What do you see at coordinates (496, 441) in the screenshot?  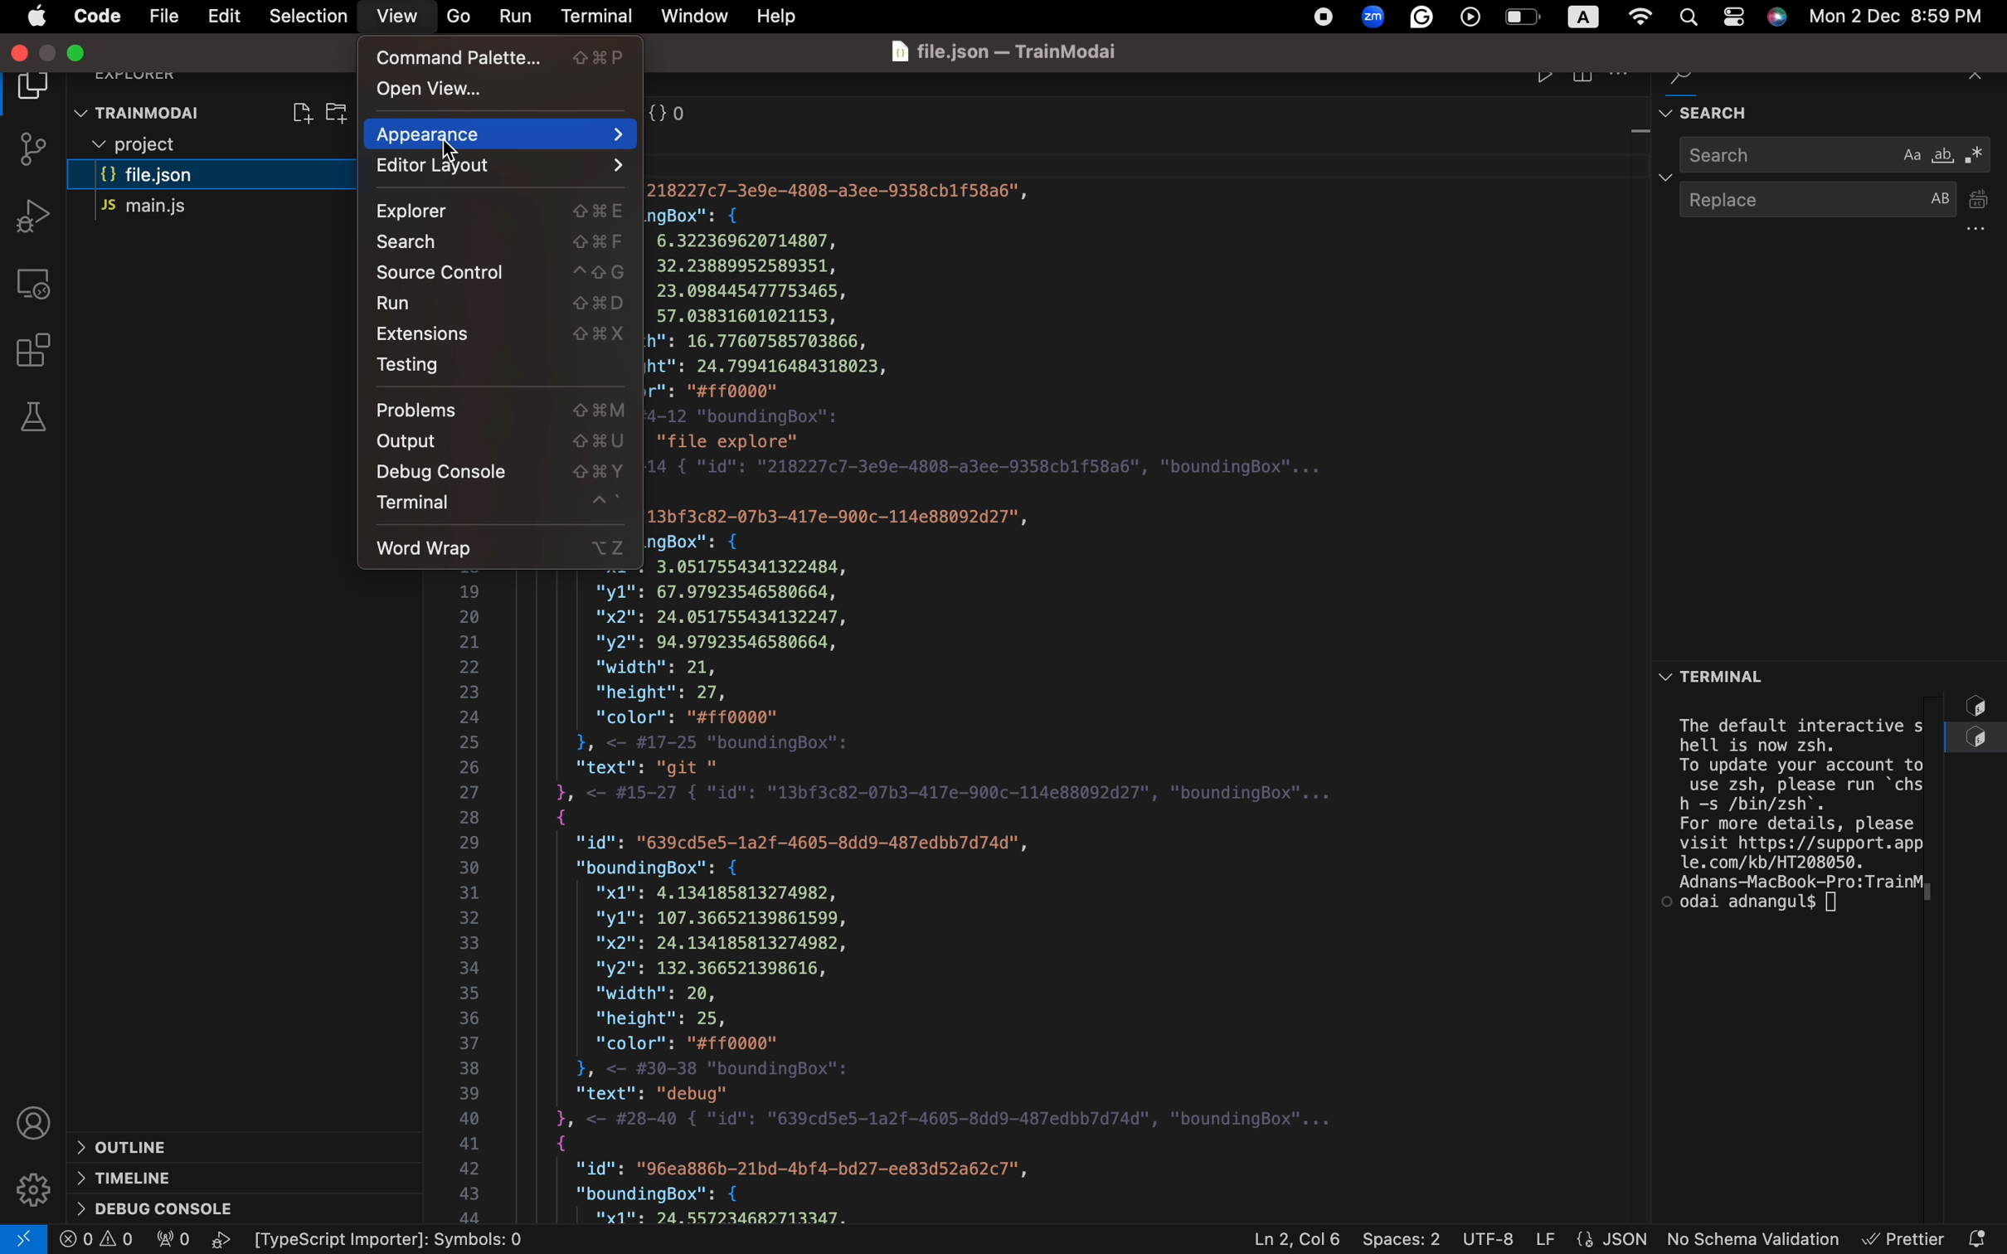 I see `` at bounding box center [496, 441].